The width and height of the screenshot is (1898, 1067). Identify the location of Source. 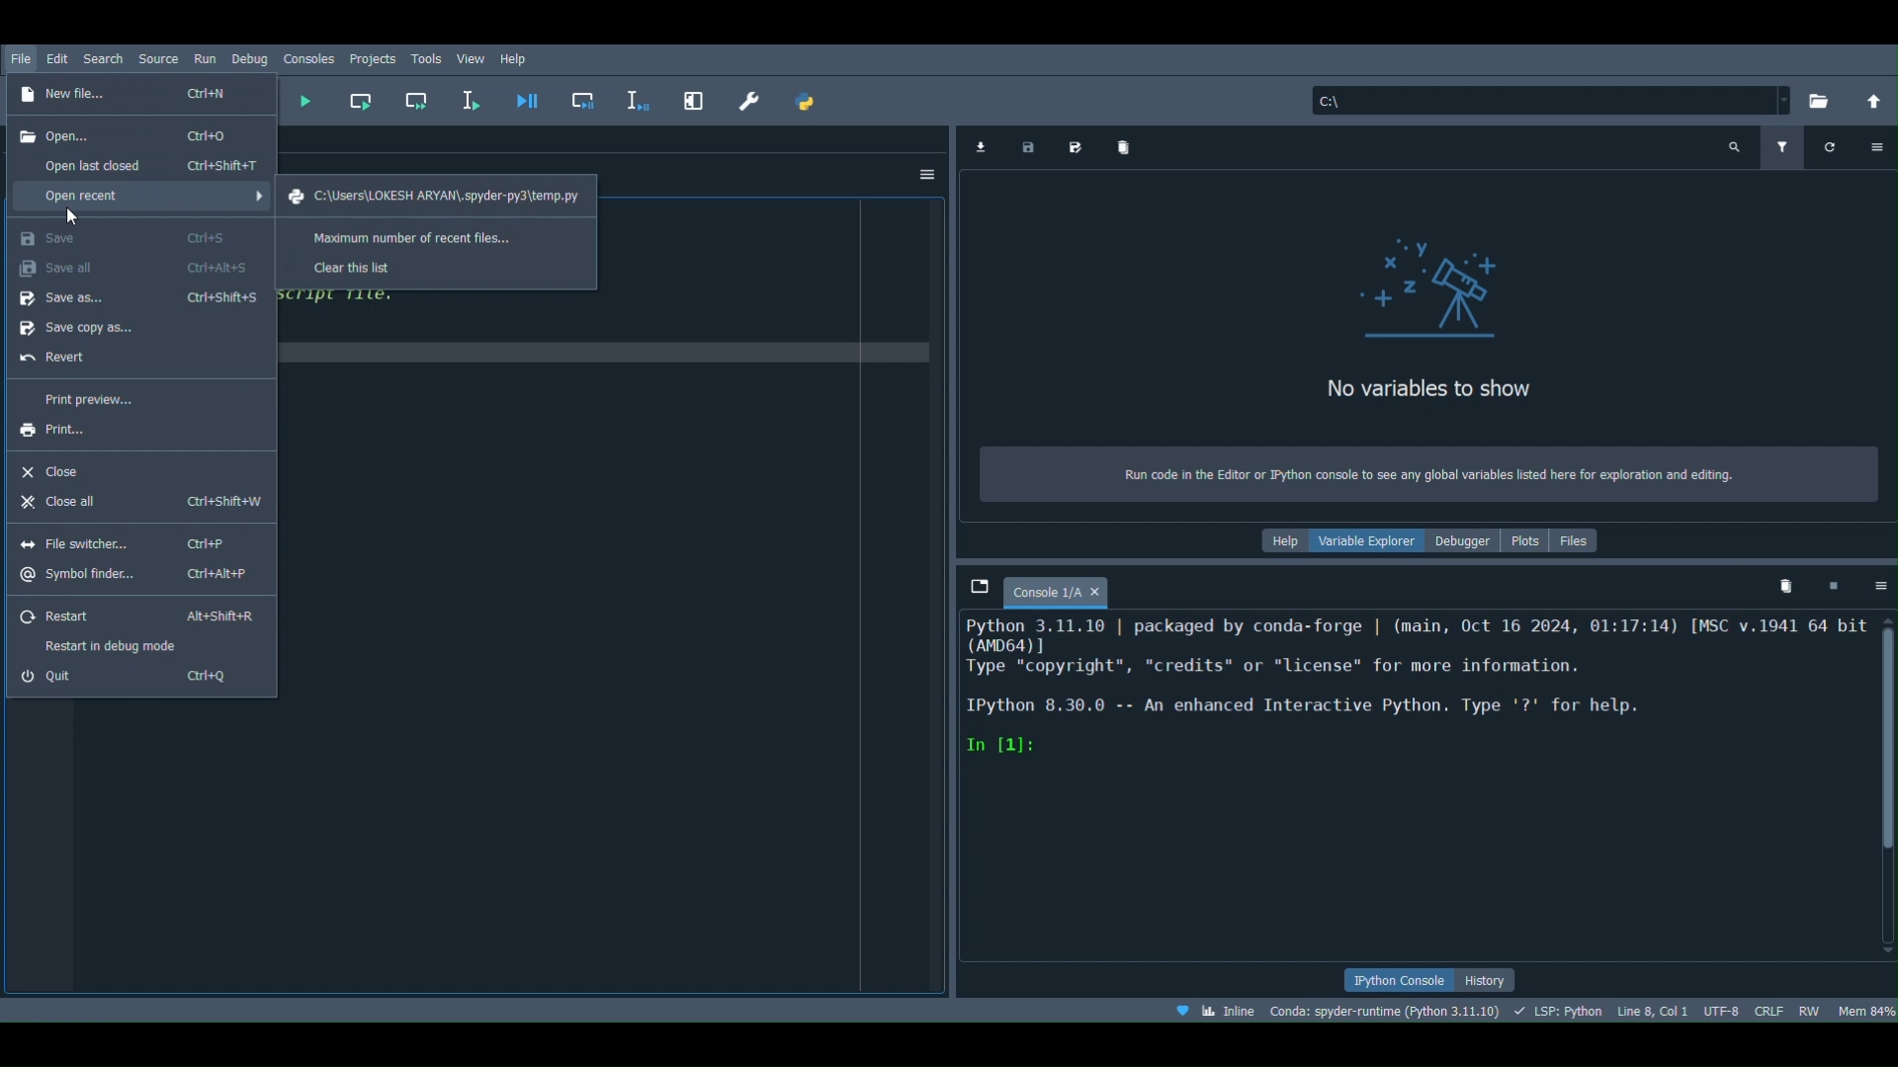
(158, 60).